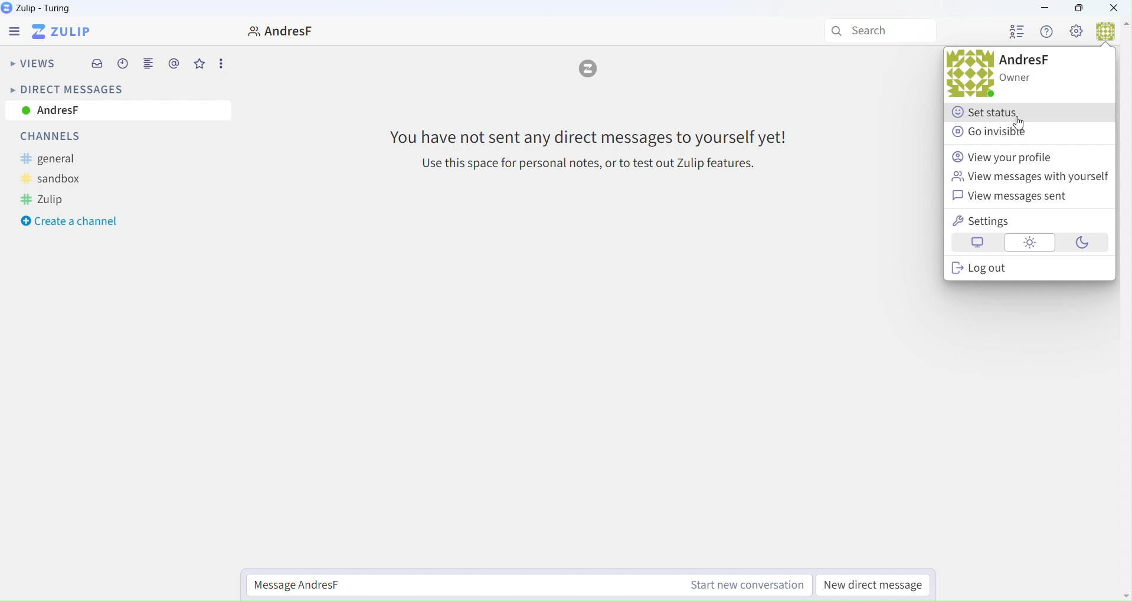 The height and width of the screenshot is (601, 1132). Describe the element at coordinates (61, 179) in the screenshot. I see `sandbox` at that location.